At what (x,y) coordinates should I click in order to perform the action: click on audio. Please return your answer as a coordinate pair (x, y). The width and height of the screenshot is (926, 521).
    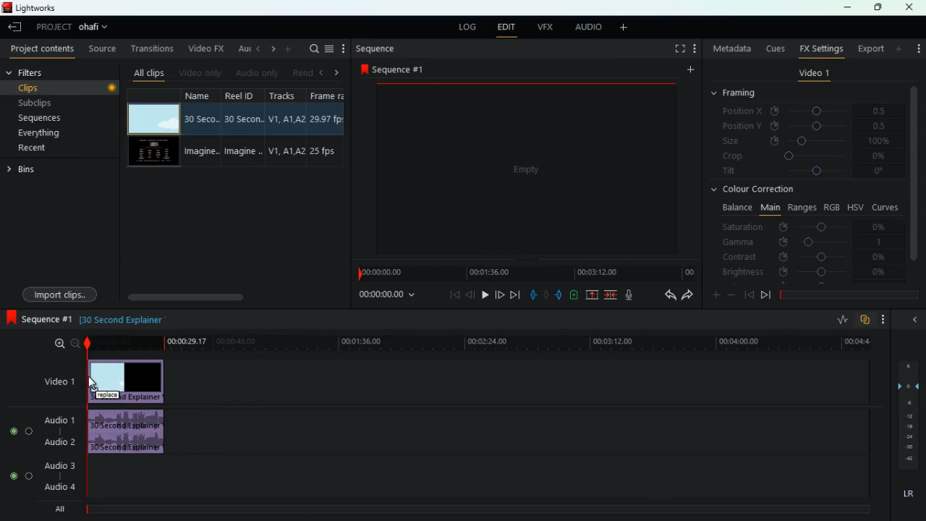
    Looking at the image, I should click on (130, 433).